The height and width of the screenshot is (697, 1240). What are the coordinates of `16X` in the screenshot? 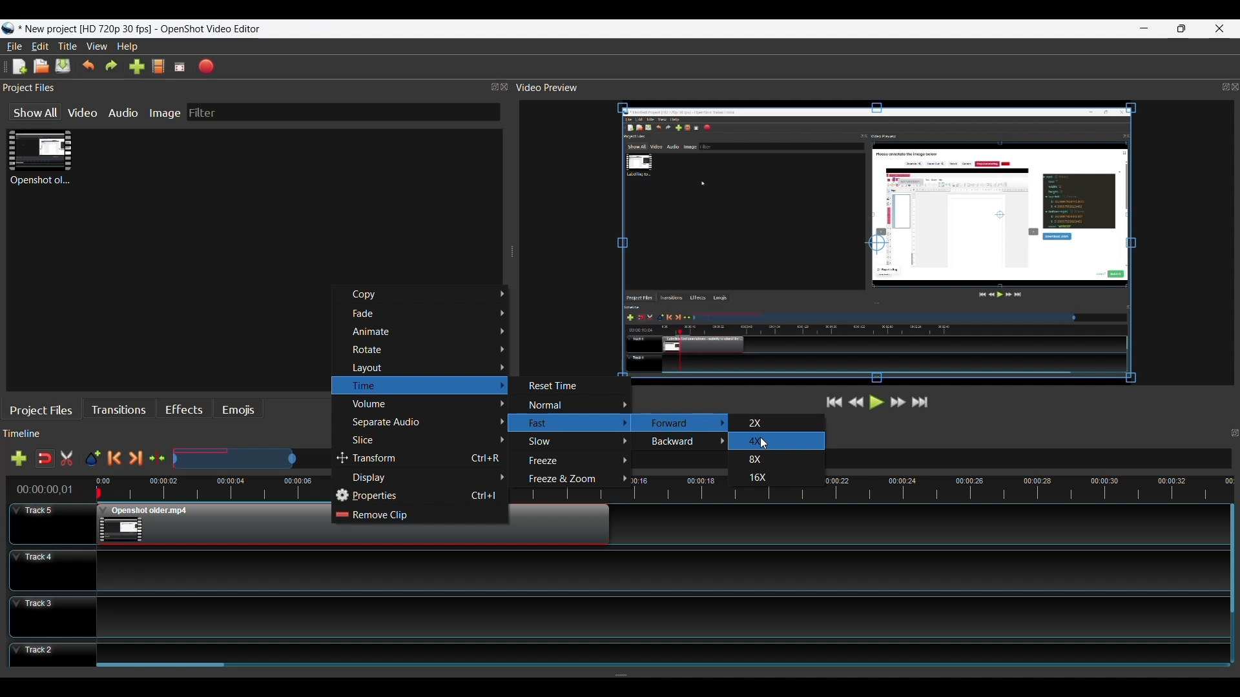 It's located at (758, 477).